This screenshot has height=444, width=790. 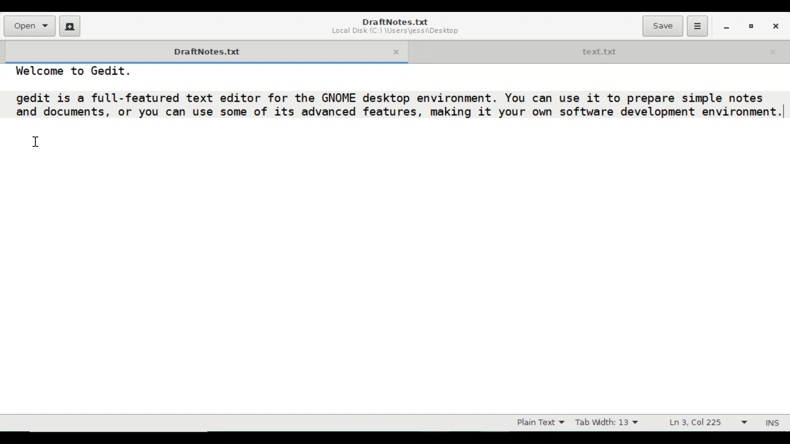 What do you see at coordinates (395, 31) in the screenshot?
I see `Document Path` at bounding box center [395, 31].